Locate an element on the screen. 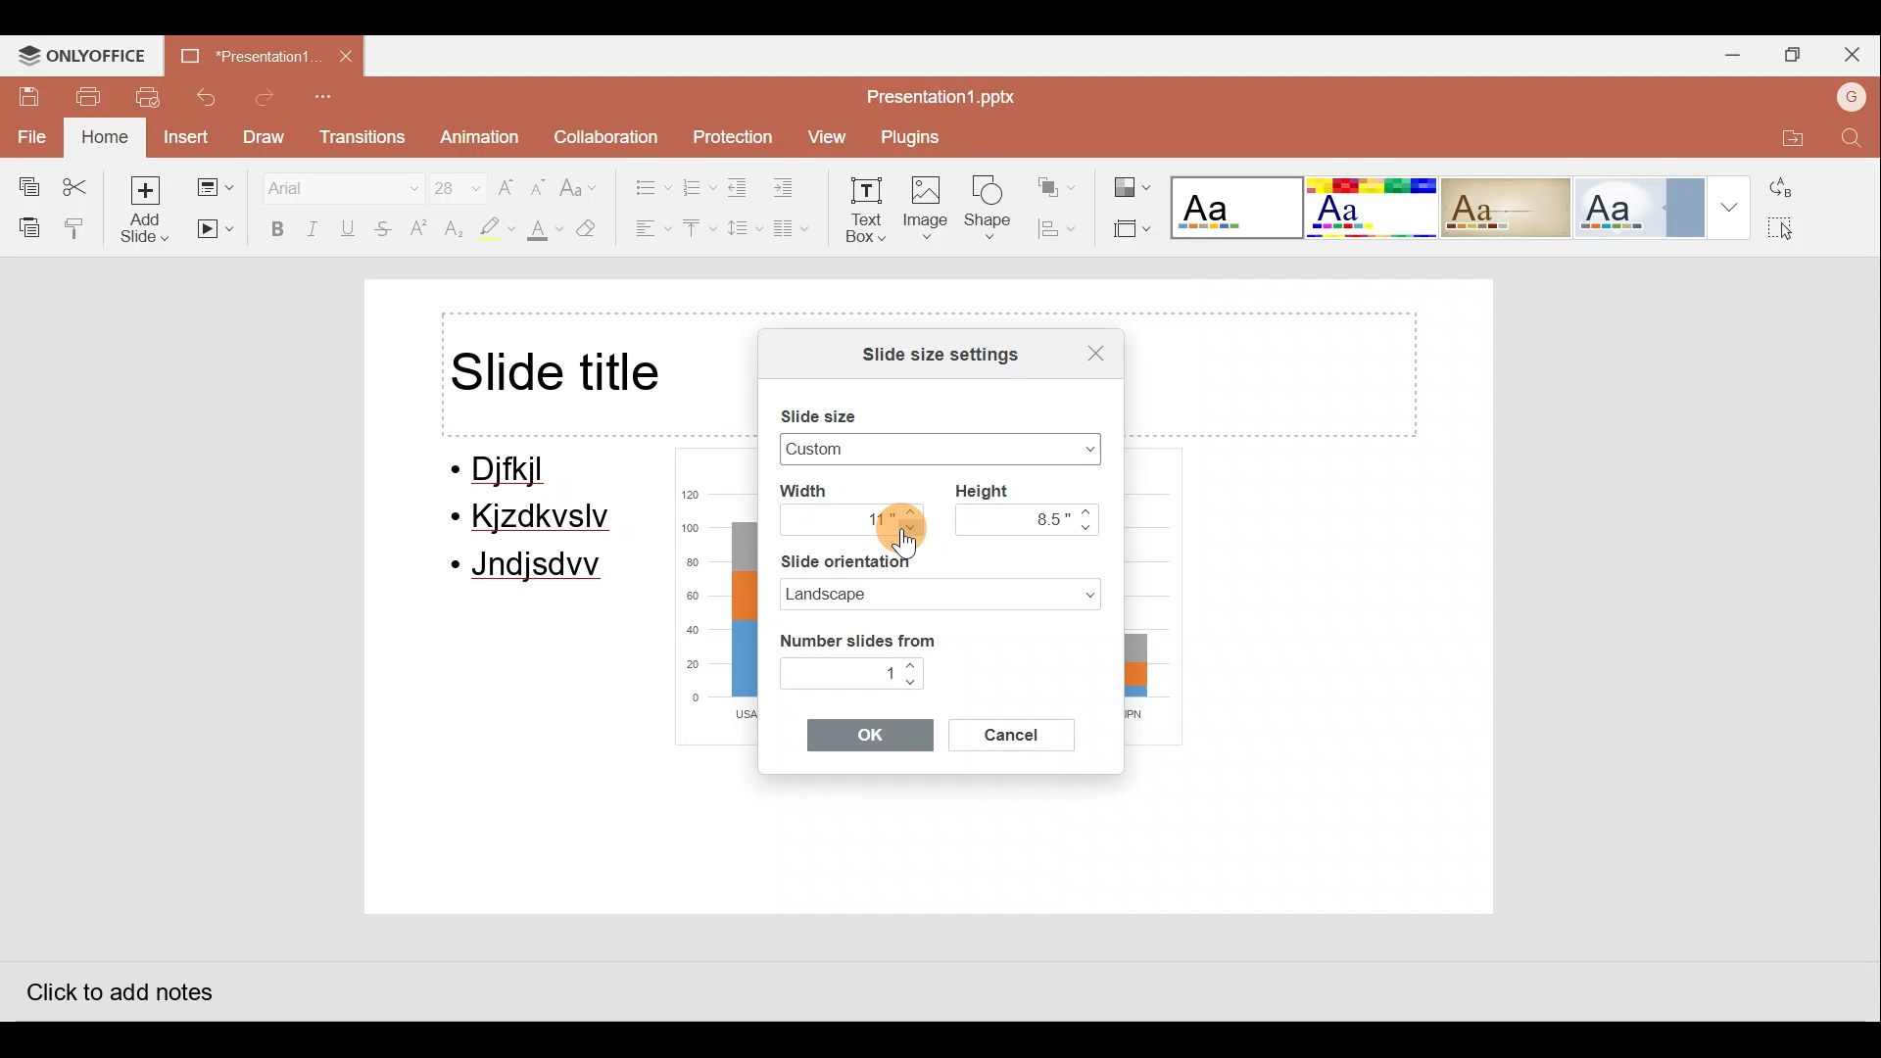 Image resolution: width=1881 pixels, height=1058 pixels. Image is located at coordinates (928, 212).